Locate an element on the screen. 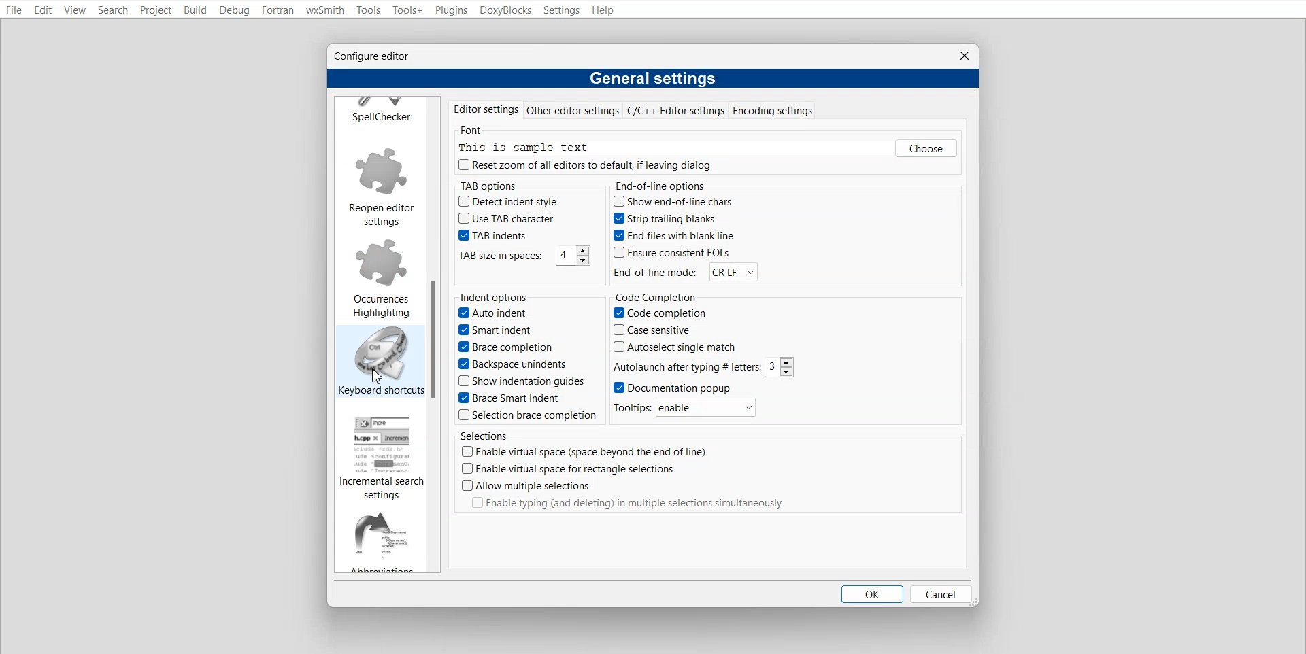 The width and height of the screenshot is (1306, 654). Strip trailing blanks is located at coordinates (666, 218).